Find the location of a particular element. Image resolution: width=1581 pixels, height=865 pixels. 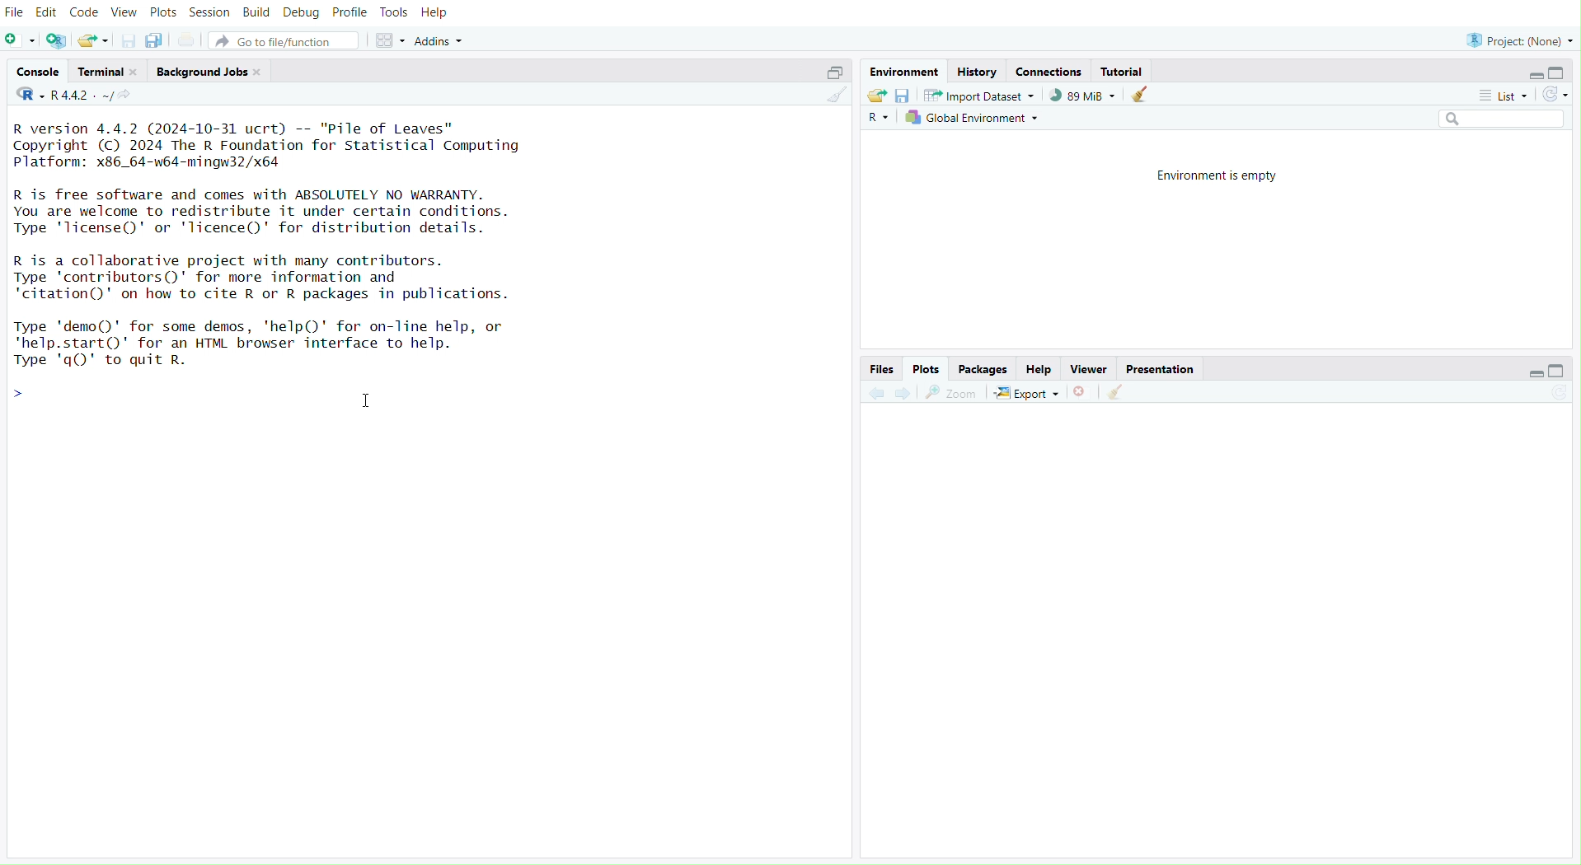

Refresh the list of objects in the environment is located at coordinates (1555, 93).